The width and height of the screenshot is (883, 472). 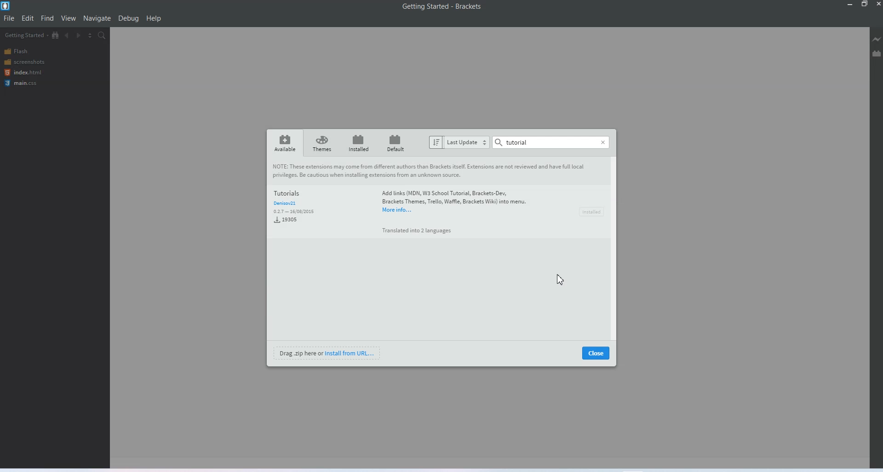 I want to click on Split editor vertically and horizontally, so click(x=91, y=36).